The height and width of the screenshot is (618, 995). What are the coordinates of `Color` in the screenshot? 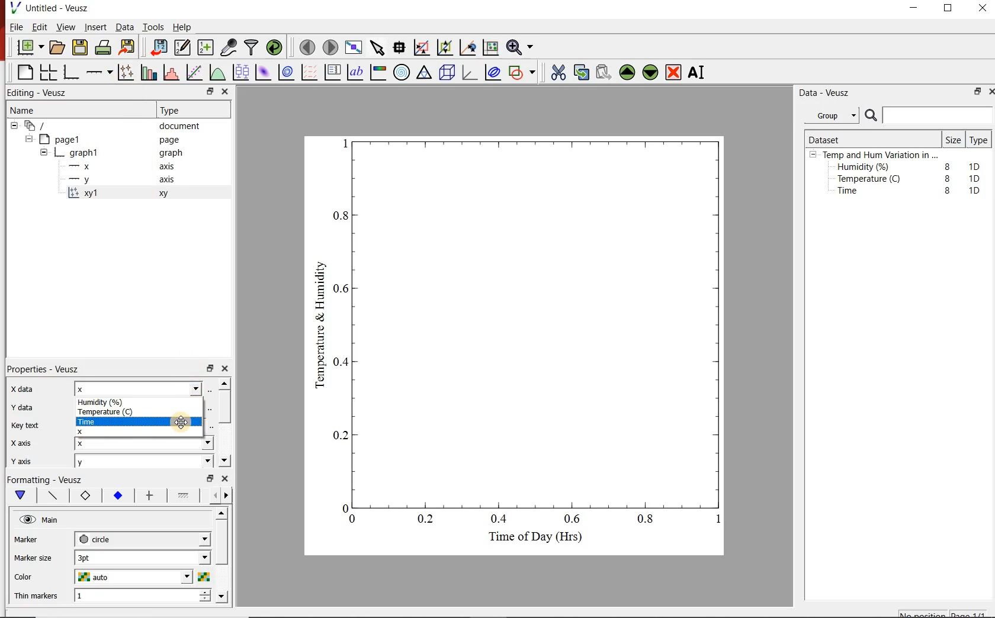 It's located at (37, 577).